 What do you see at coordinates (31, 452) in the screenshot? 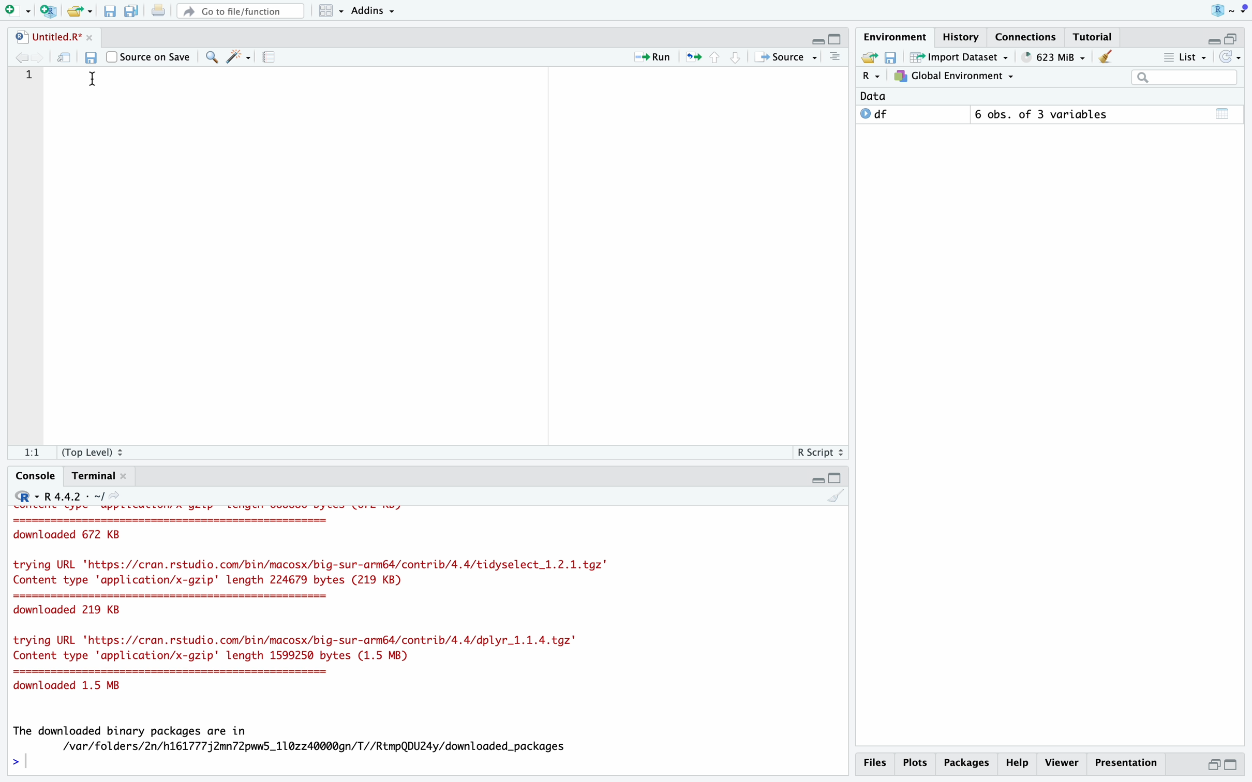
I see `1:1` at bounding box center [31, 452].